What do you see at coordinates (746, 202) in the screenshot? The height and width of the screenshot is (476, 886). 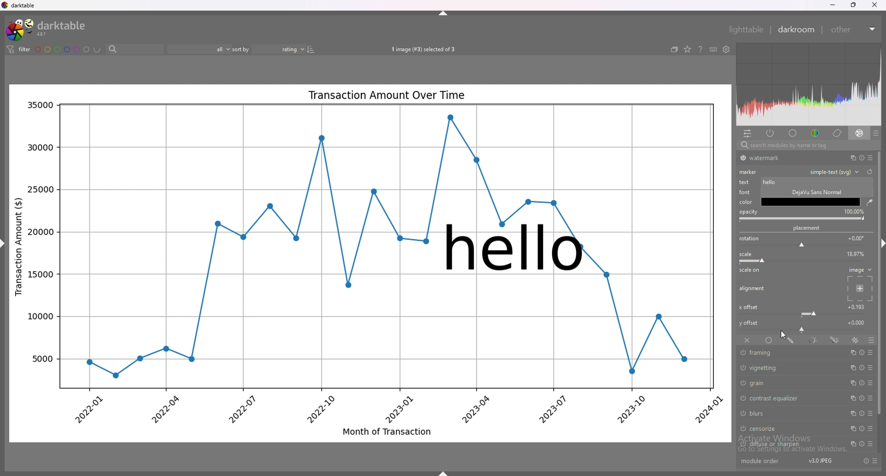 I see `color` at bounding box center [746, 202].